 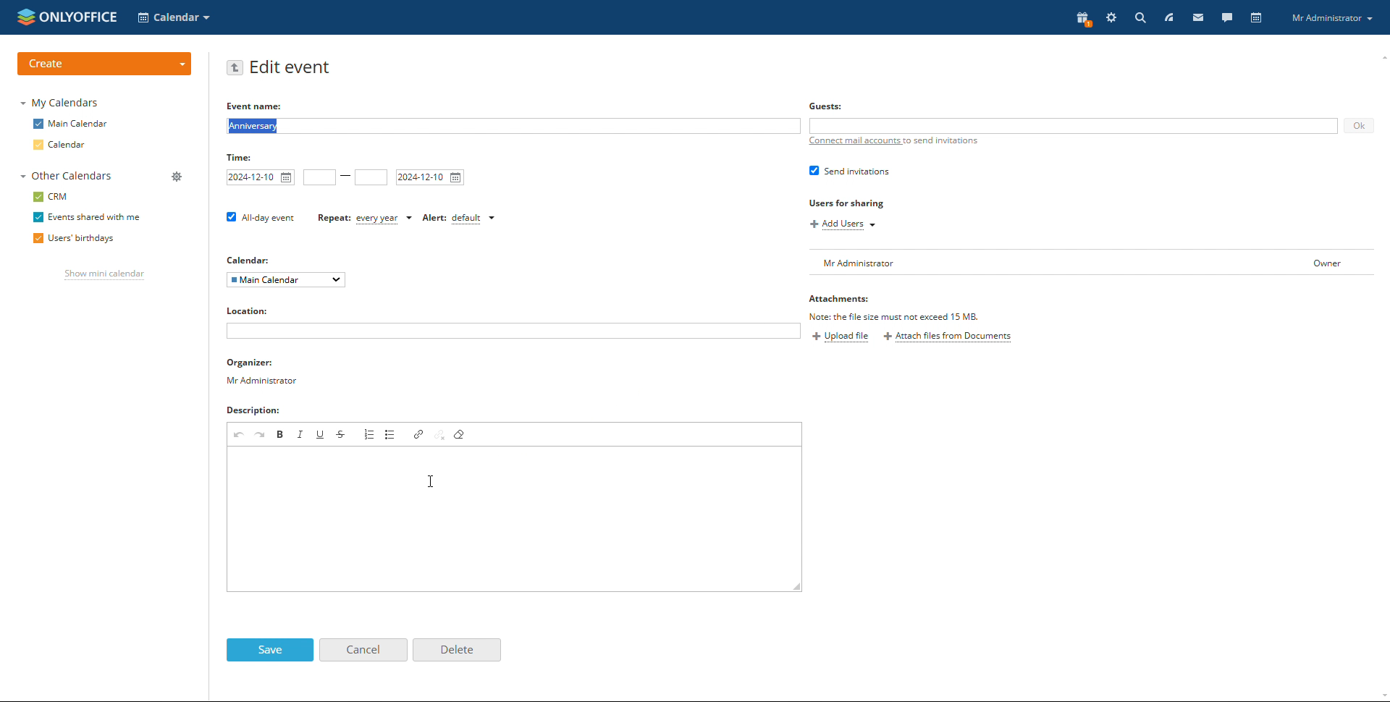 What do you see at coordinates (256, 410) in the screenshot?
I see `Description:` at bounding box center [256, 410].